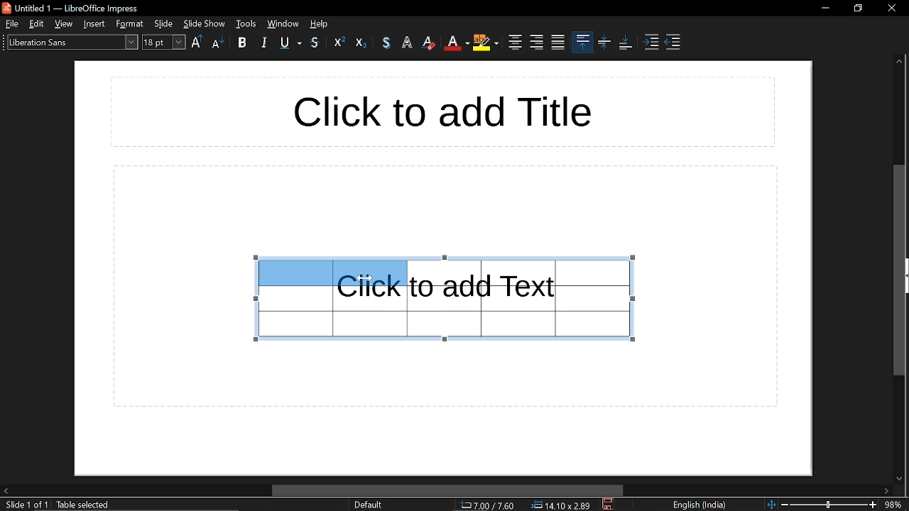 Image resolution: width=909 pixels, height=511 pixels. Describe the element at coordinates (825, 8) in the screenshot. I see `minimize` at that location.